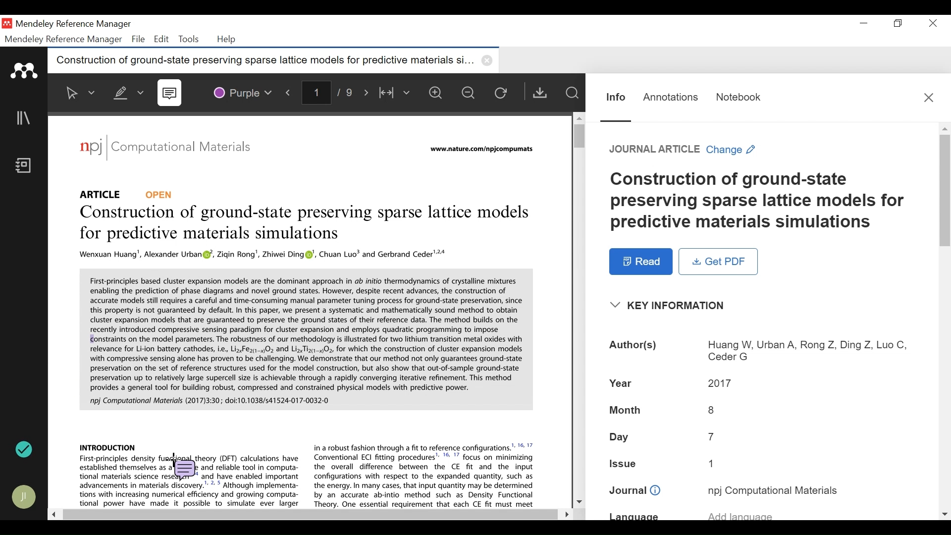  I want to click on Cursor, so click(174, 460).